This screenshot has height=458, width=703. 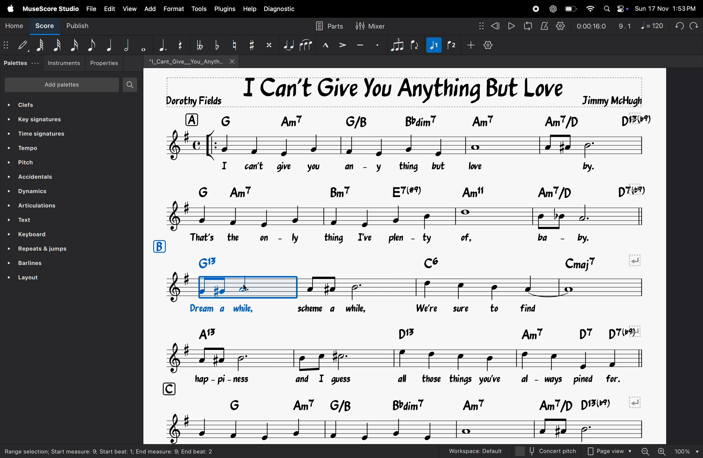 What do you see at coordinates (160, 44) in the screenshot?
I see ` aggumentation dot` at bounding box center [160, 44].